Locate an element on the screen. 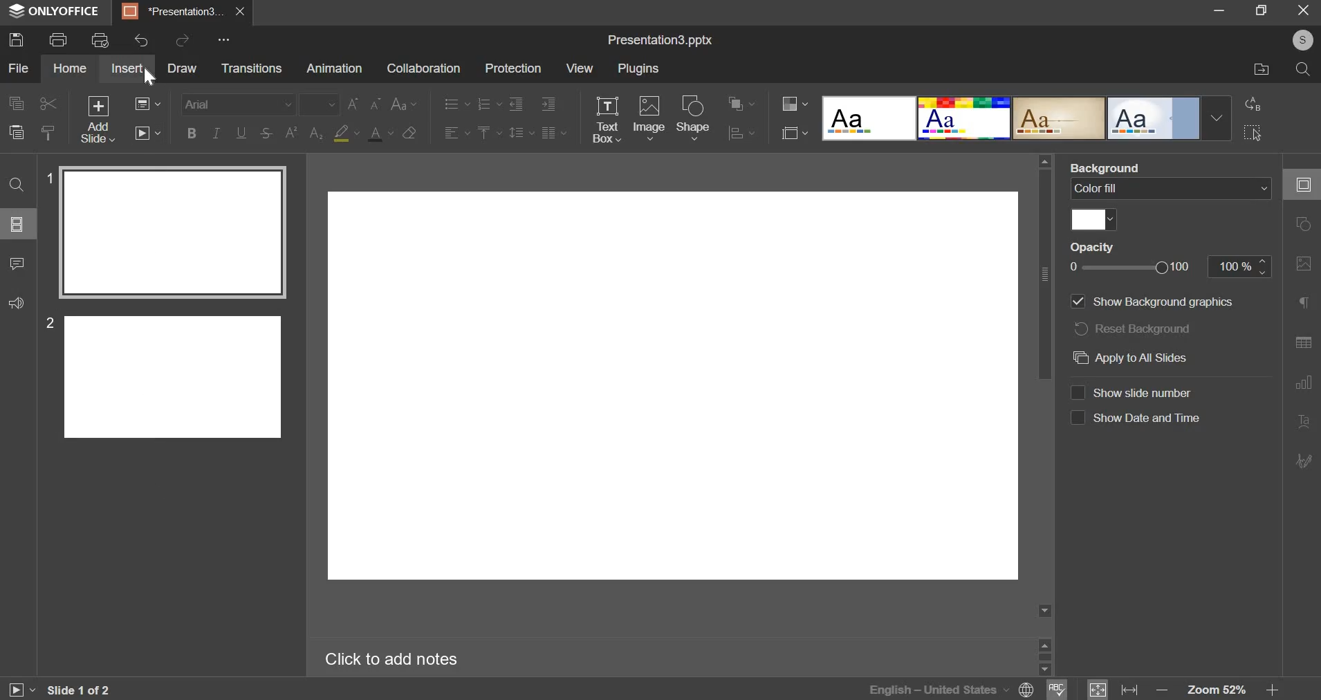 Image resolution: width=1321 pixels, height=700 pixels. vertical slider is located at coordinates (3649, 766).